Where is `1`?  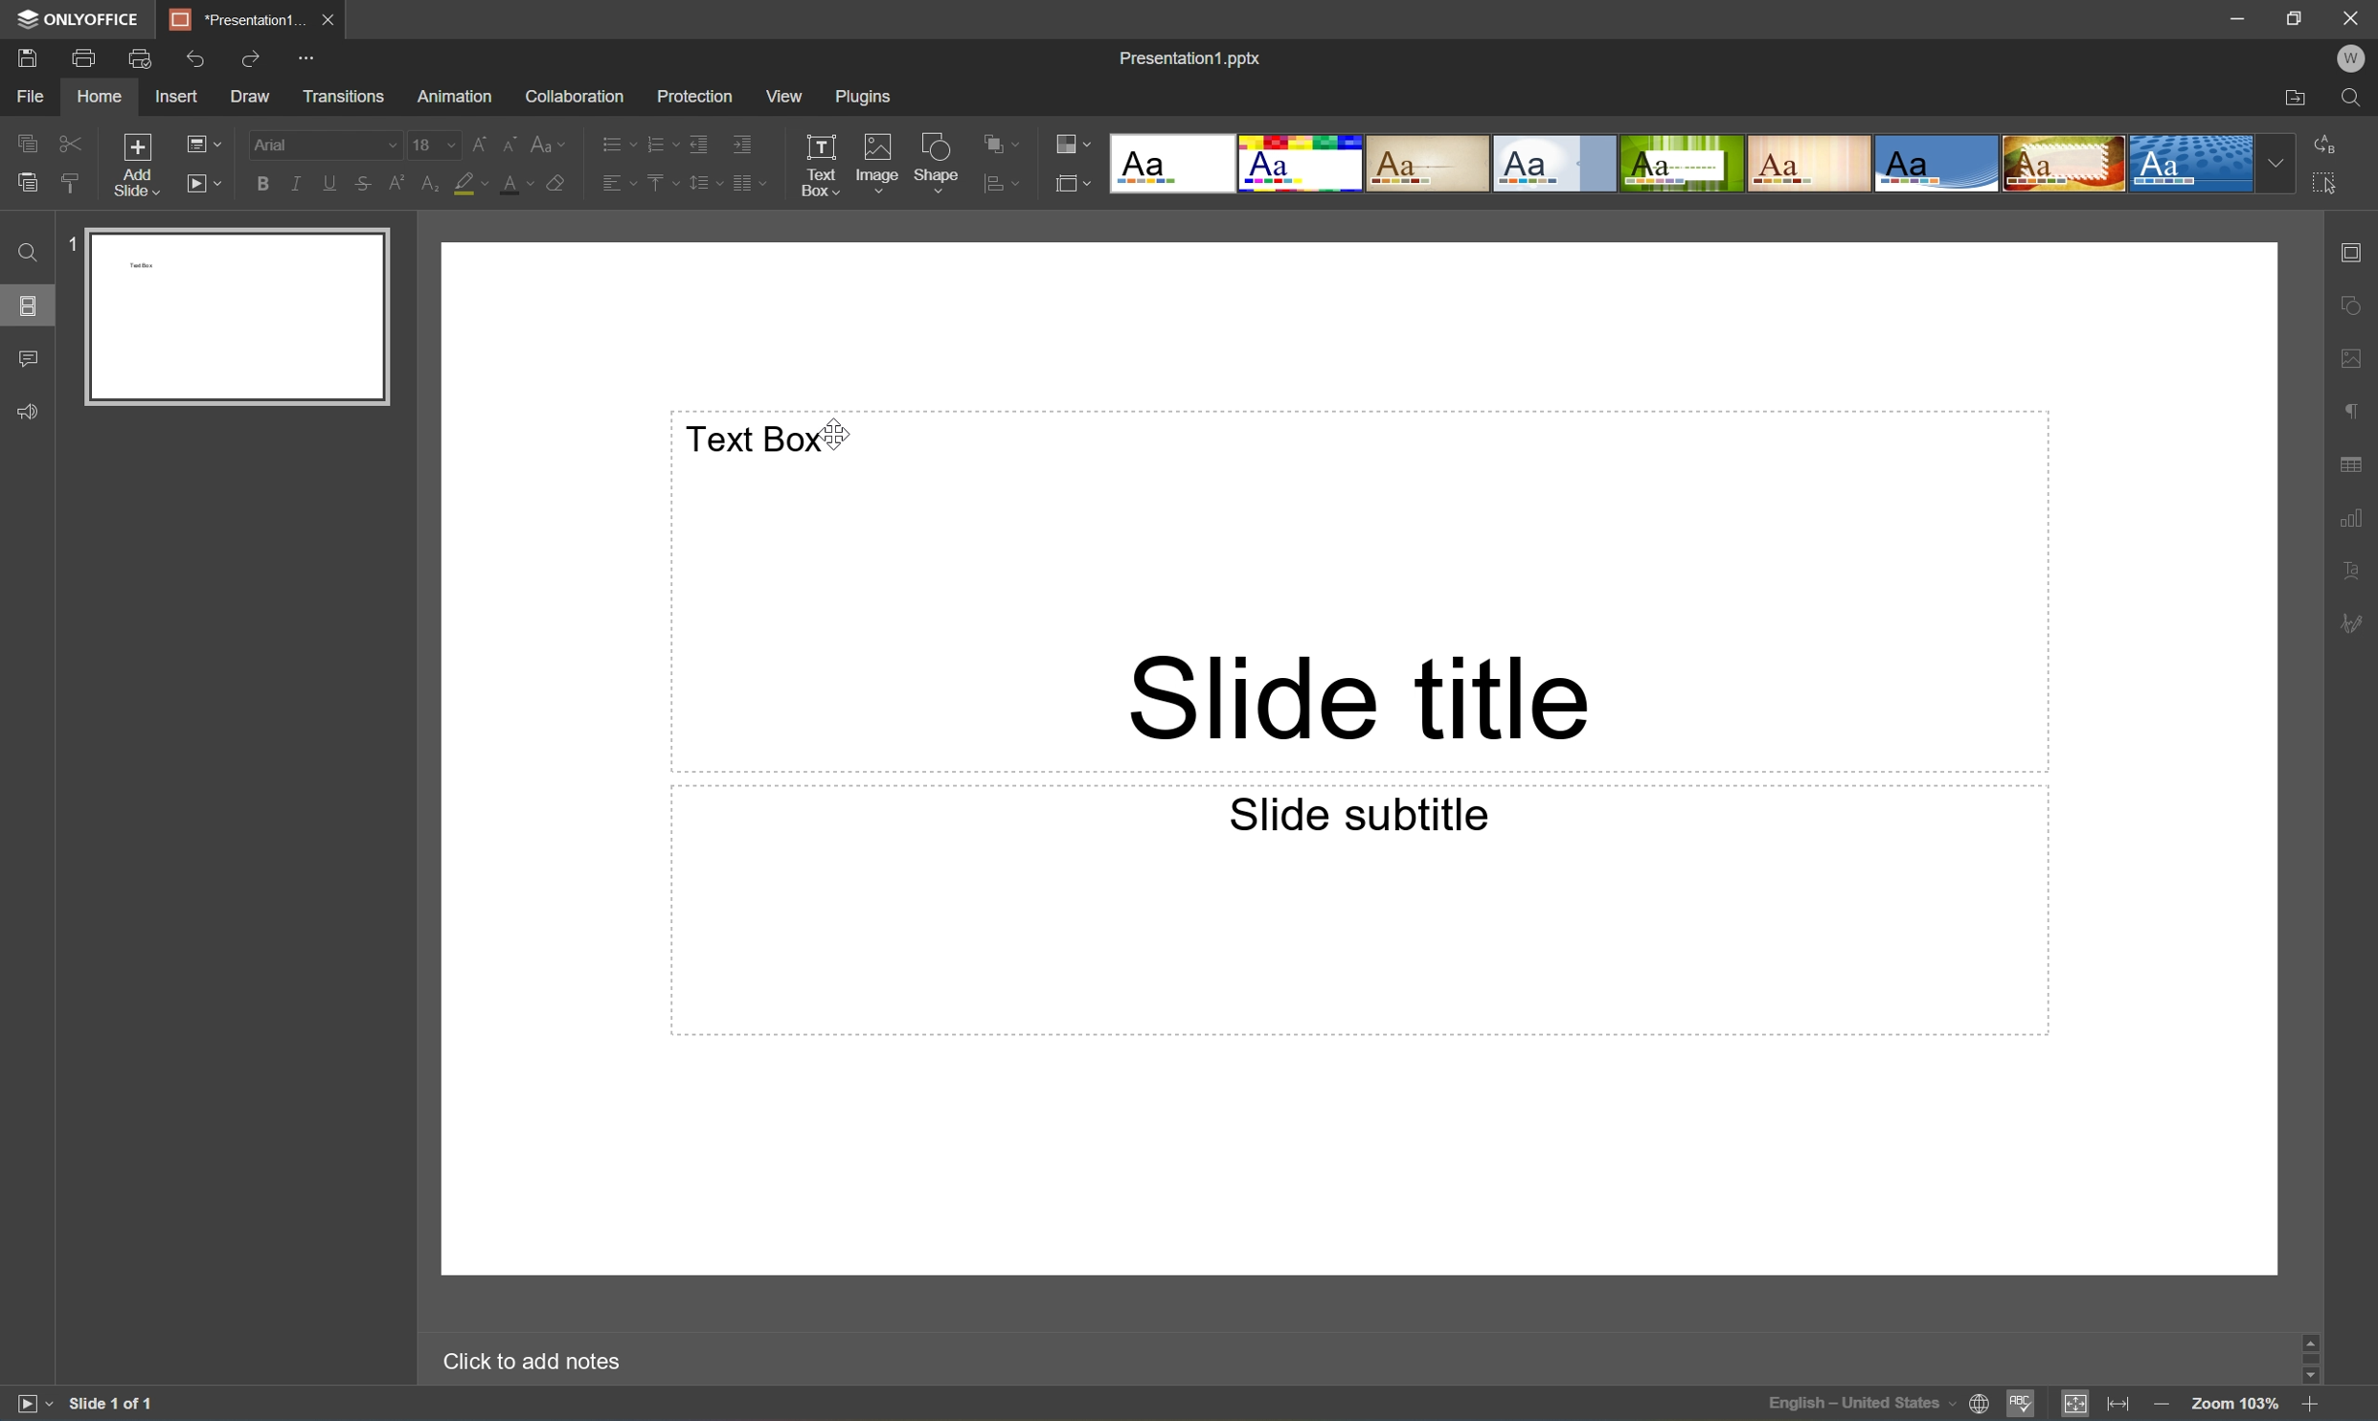
1 is located at coordinates (73, 240).